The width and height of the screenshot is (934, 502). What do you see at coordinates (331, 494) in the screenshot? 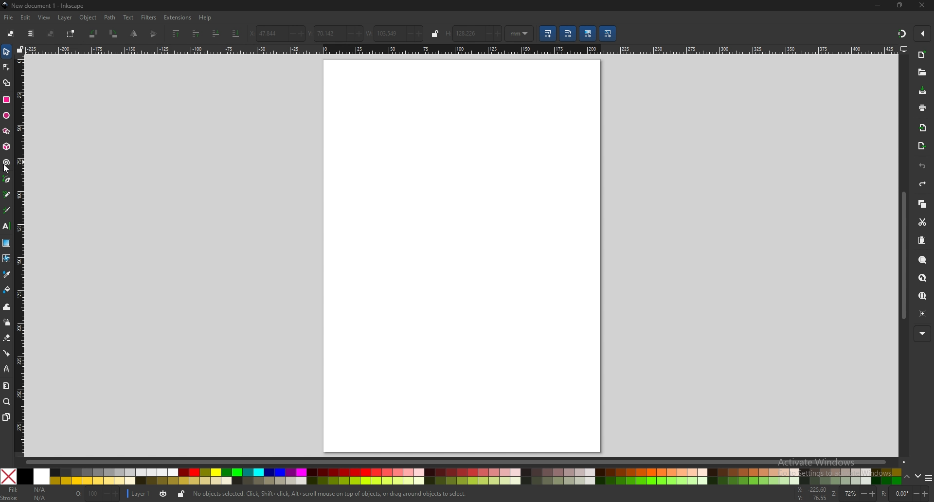
I see `No objects selected. Click, Shift+ click, Alt+scroll mouse on top of objects, or drag around objects to select.` at bounding box center [331, 494].